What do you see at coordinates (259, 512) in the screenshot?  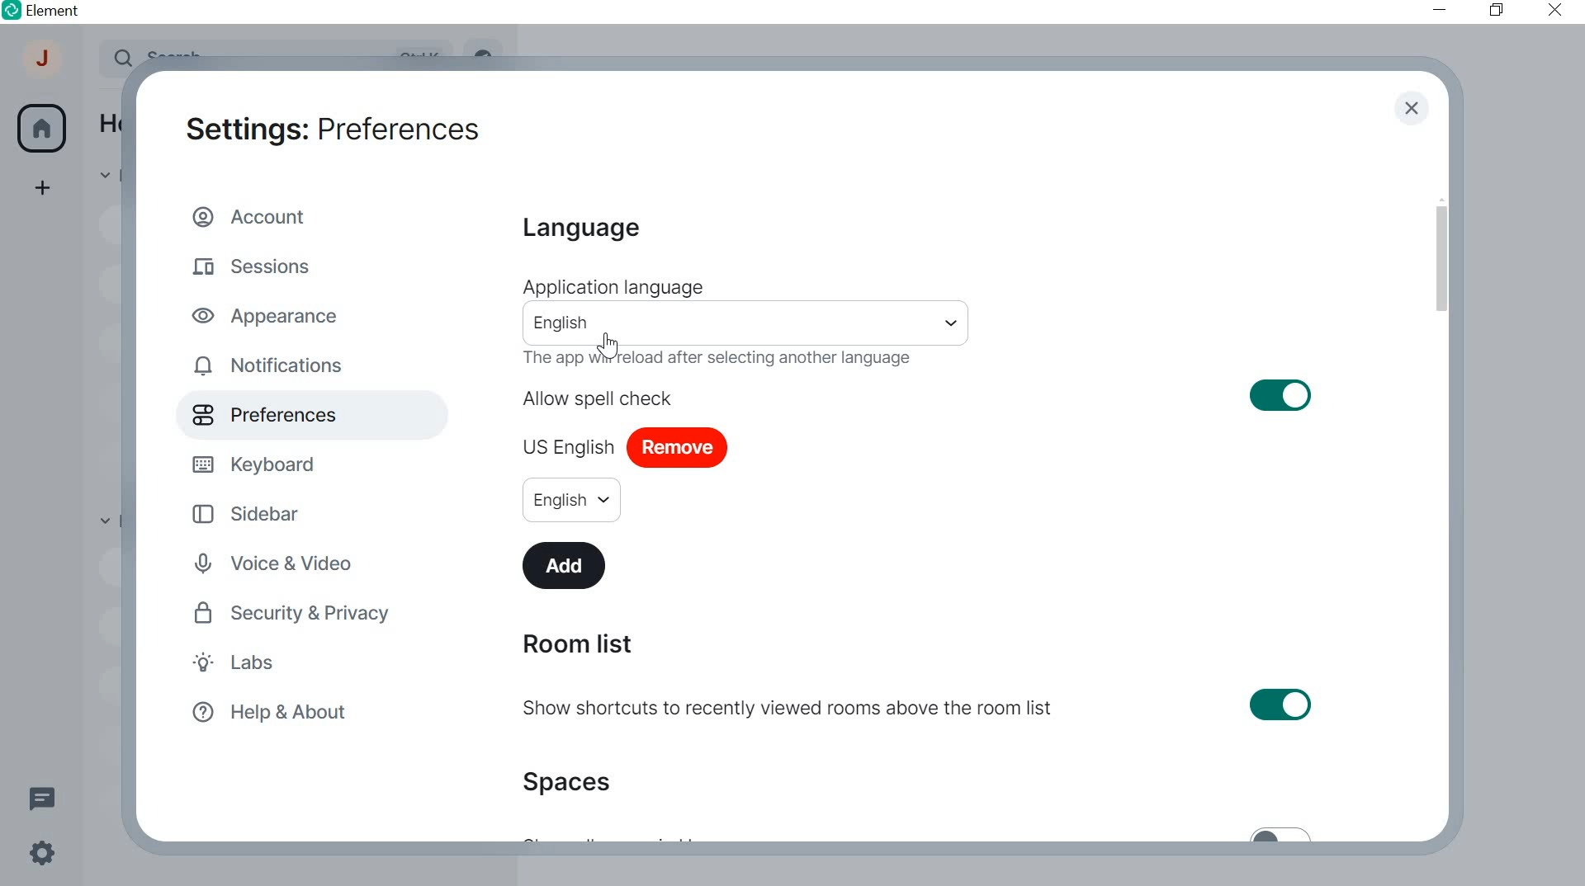 I see `SIDEBAR` at bounding box center [259, 512].